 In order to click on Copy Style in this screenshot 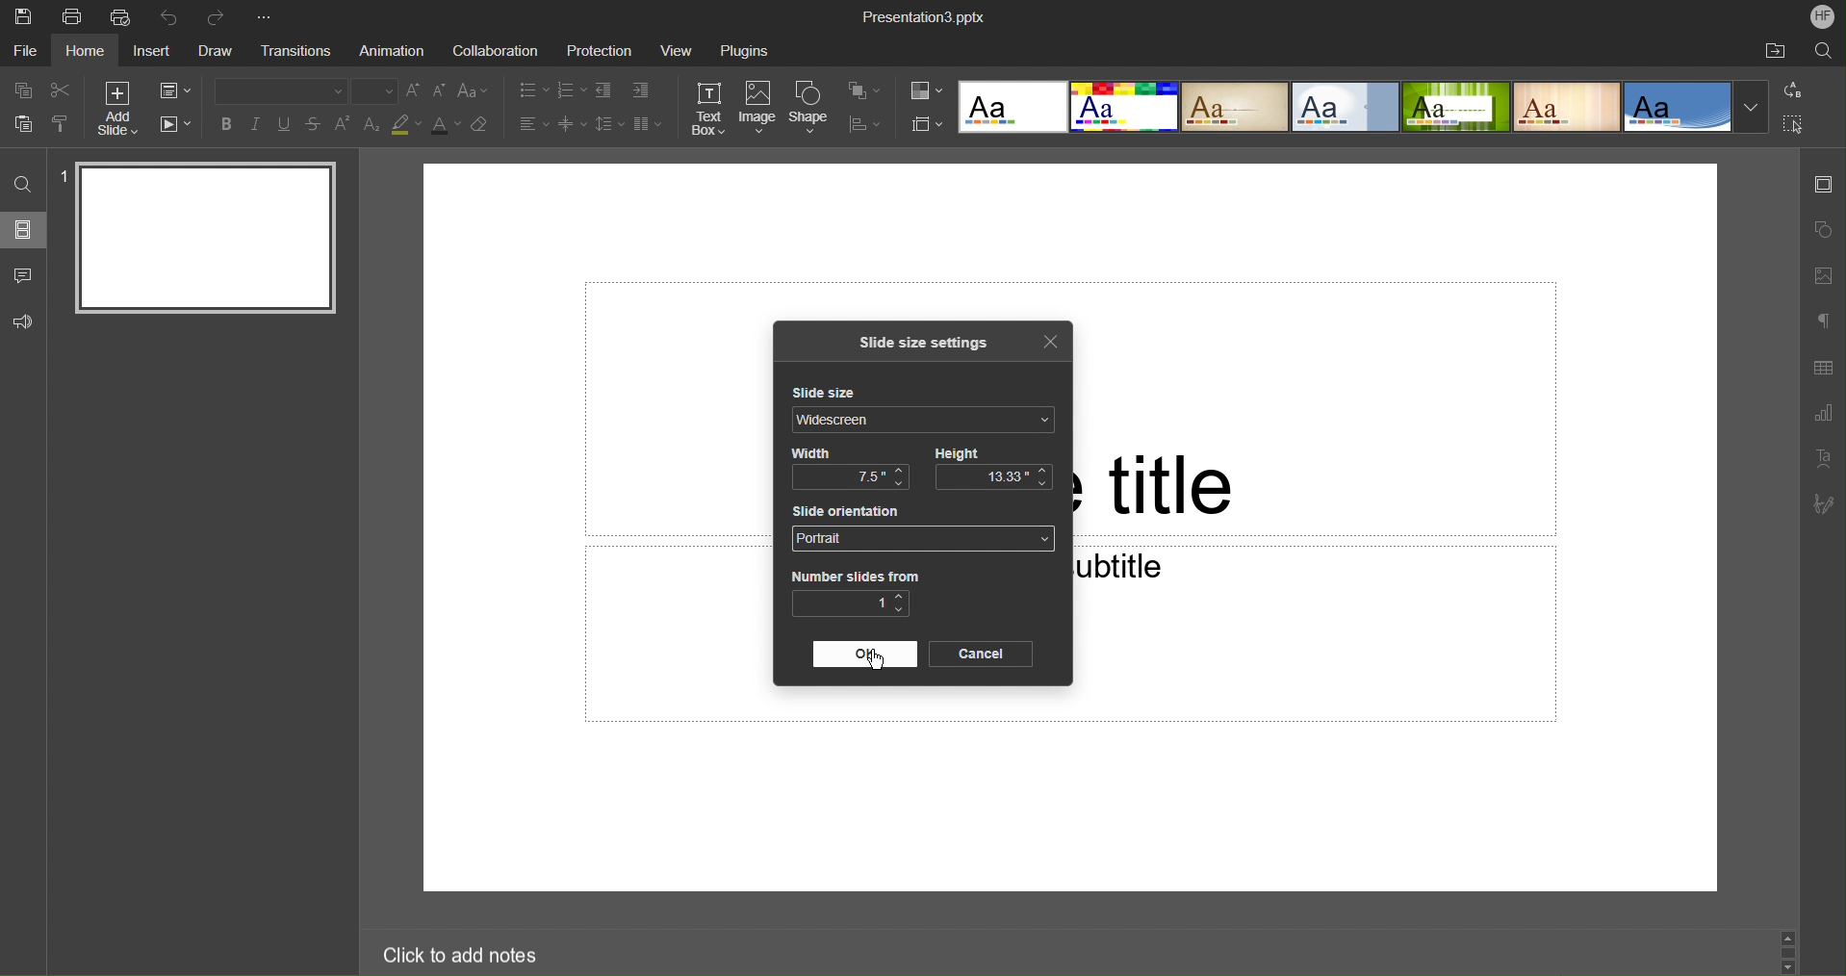, I will do `click(63, 126)`.